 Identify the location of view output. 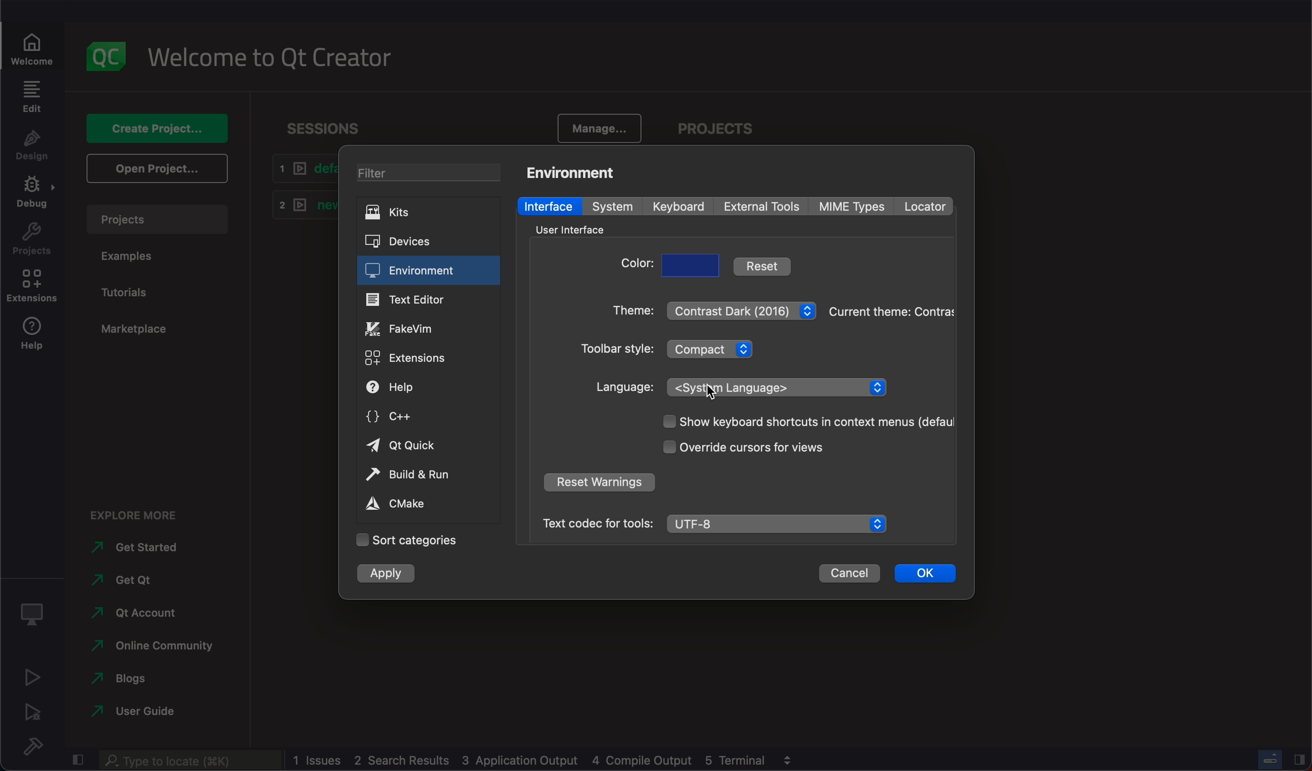
(786, 760).